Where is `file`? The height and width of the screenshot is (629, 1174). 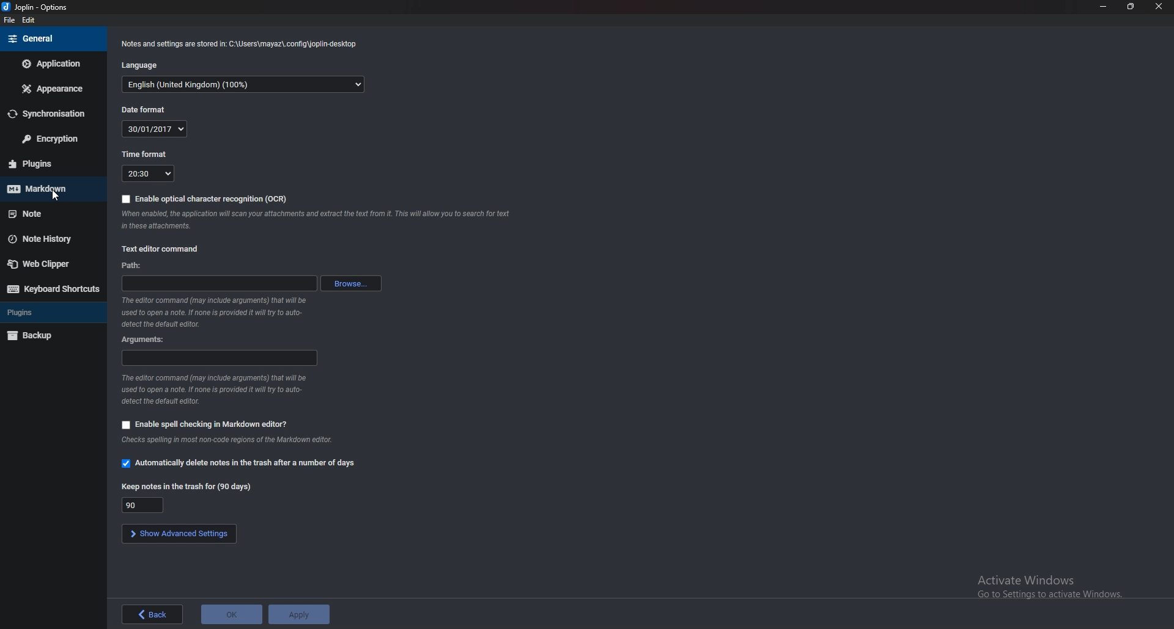
file is located at coordinates (12, 18).